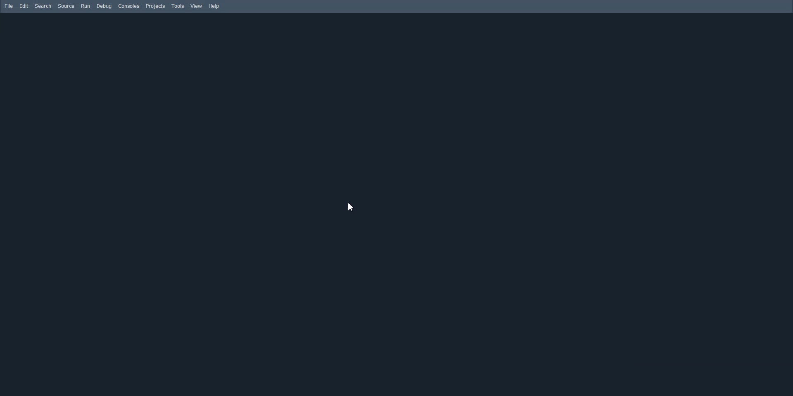 The image size is (793, 396). I want to click on Consoles, so click(128, 6).